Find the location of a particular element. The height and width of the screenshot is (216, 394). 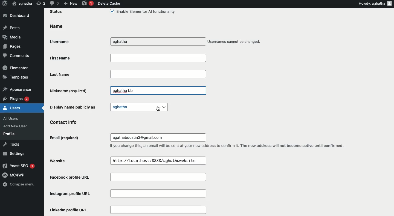

First Name is located at coordinates (127, 58).